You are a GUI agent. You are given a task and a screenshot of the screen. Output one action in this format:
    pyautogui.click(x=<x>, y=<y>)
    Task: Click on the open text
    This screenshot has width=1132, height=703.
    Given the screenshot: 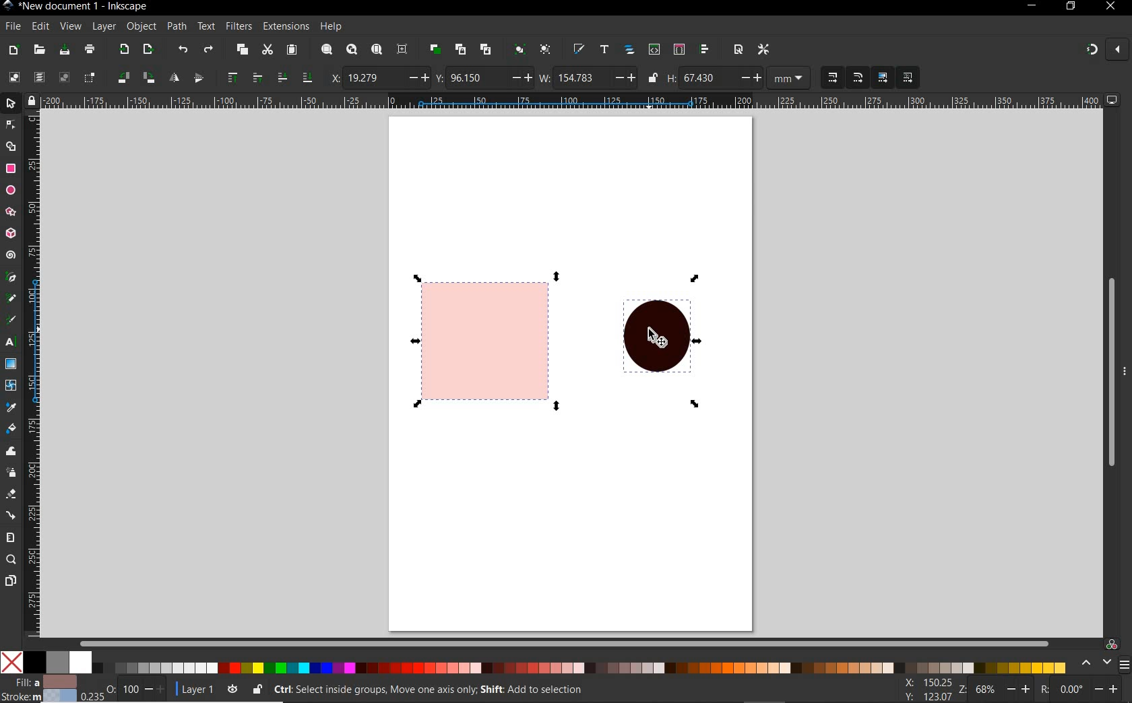 What is the action you would take?
    pyautogui.click(x=605, y=51)
    